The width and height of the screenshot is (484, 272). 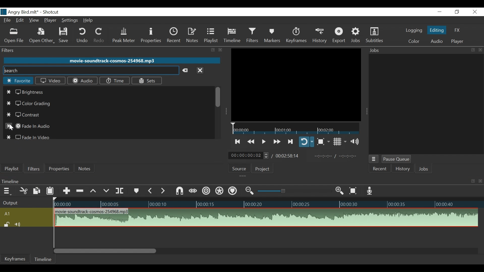 I want to click on Clear search, so click(x=187, y=71).